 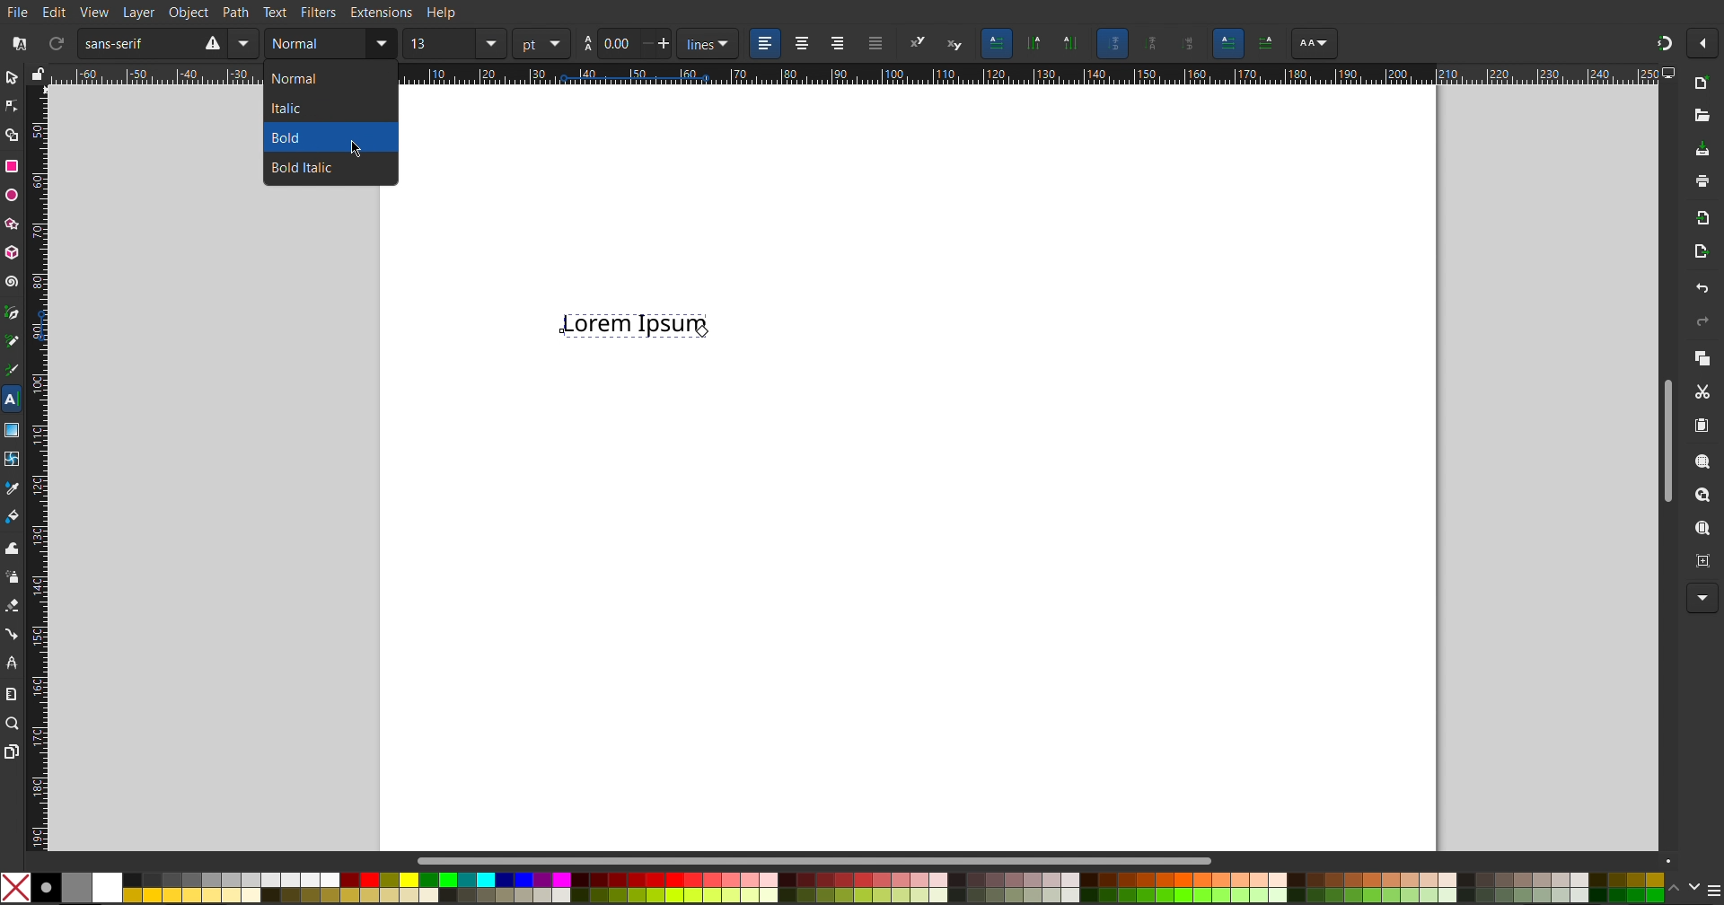 I want to click on Left Align, so click(x=766, y=44).